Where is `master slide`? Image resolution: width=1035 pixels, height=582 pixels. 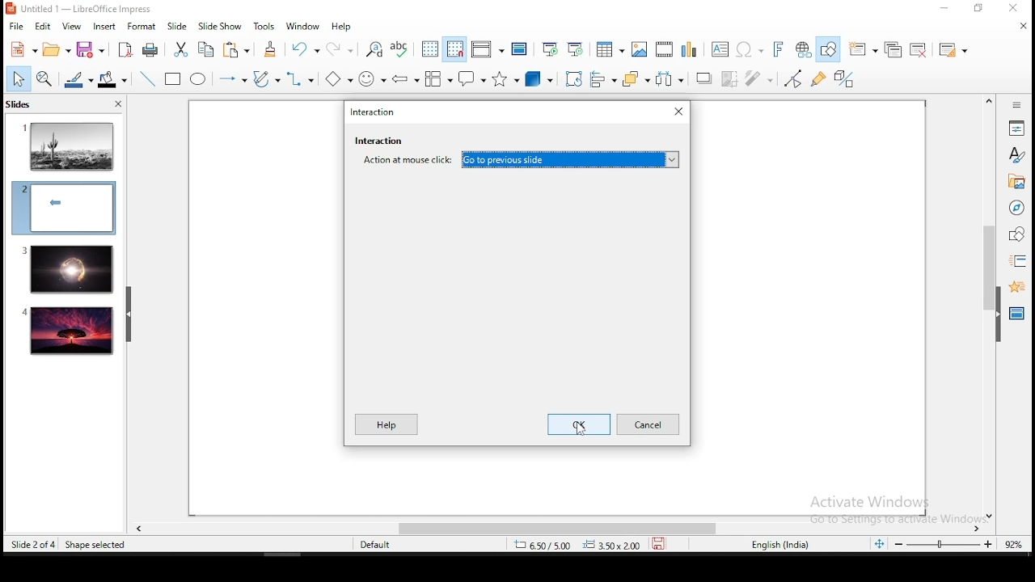
master slide is located at coordinates (519, 48).